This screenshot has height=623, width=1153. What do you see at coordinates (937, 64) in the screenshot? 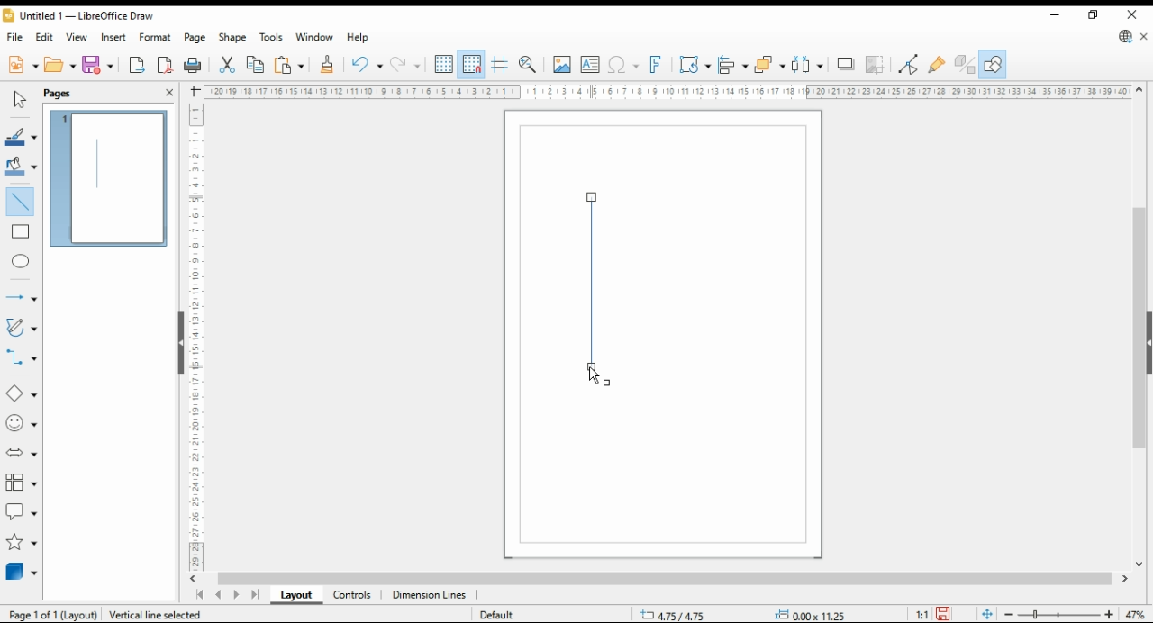
I see `show gluepoint functions` at bounding box center [937, 64].